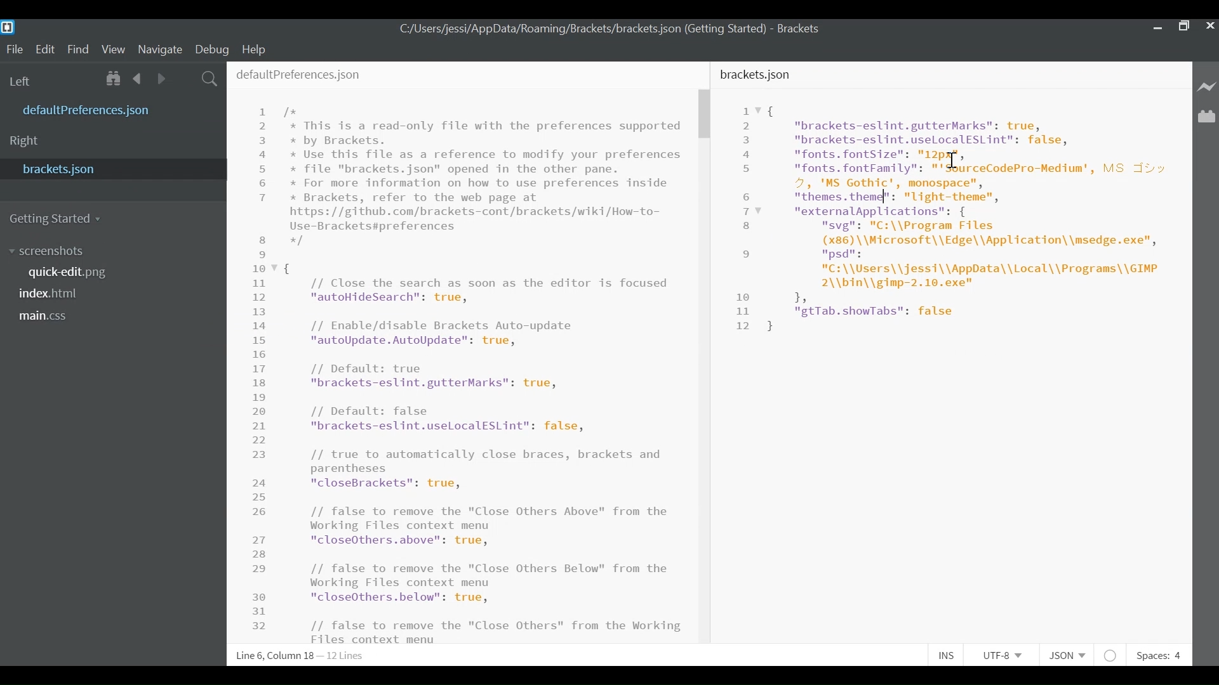 The width and height of the screenshot is (1219, 685). I want to click on Navigate Back, so click(138, 79).